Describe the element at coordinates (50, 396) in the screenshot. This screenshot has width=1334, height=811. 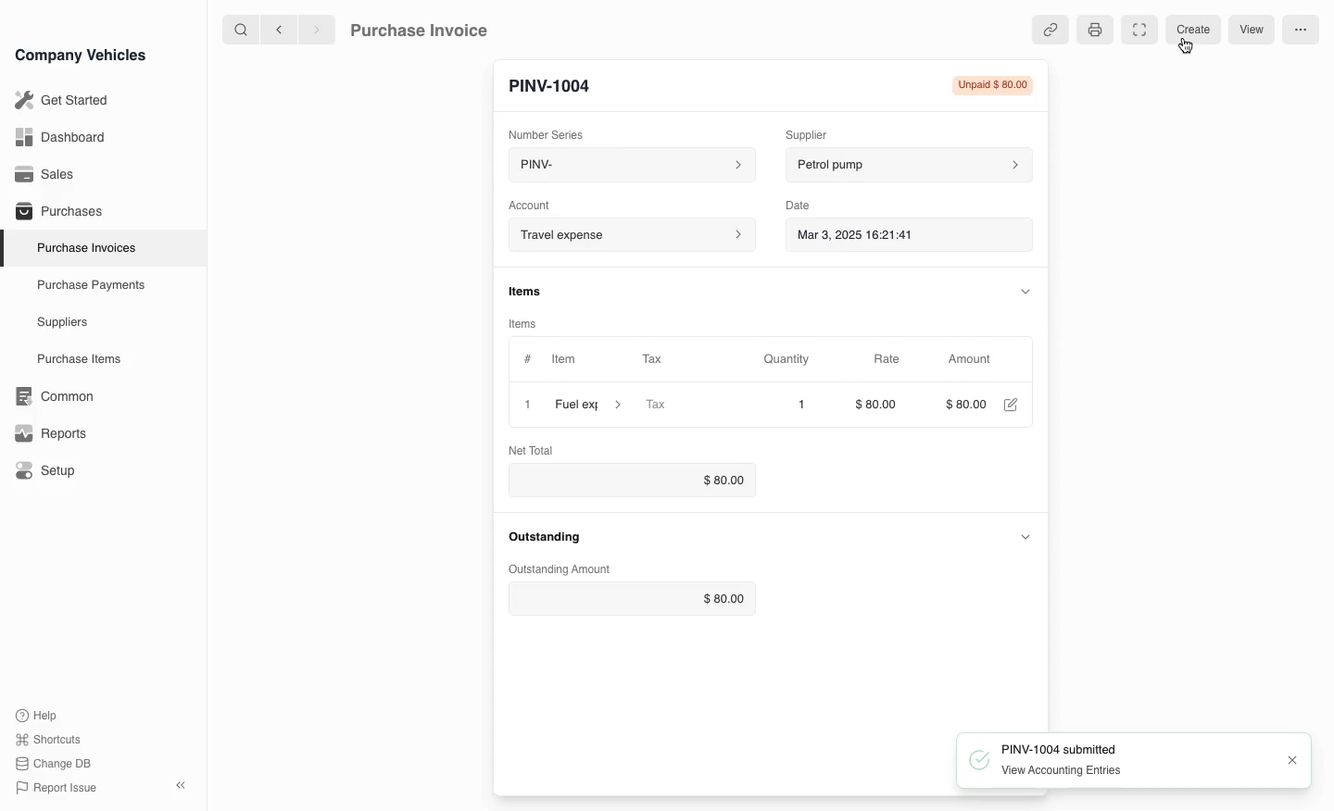
I see `Common` at that location.